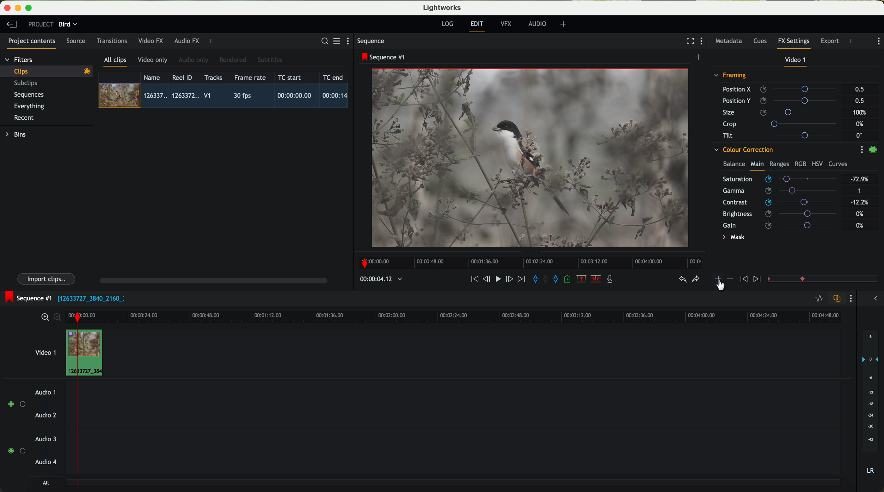  I want to click on recent, so click(24, 119).